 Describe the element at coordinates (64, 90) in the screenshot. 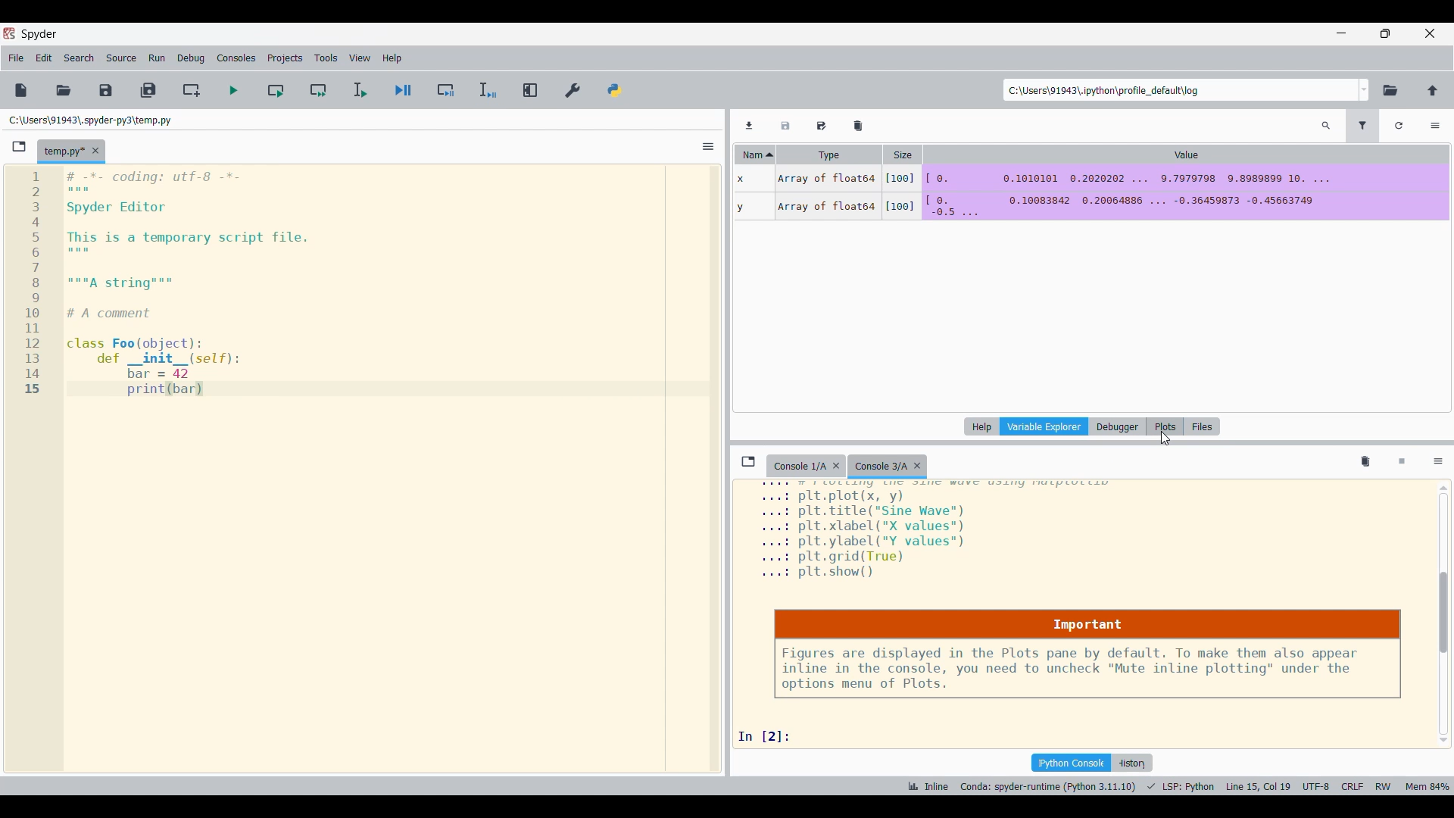

I see `Open file` at that location.